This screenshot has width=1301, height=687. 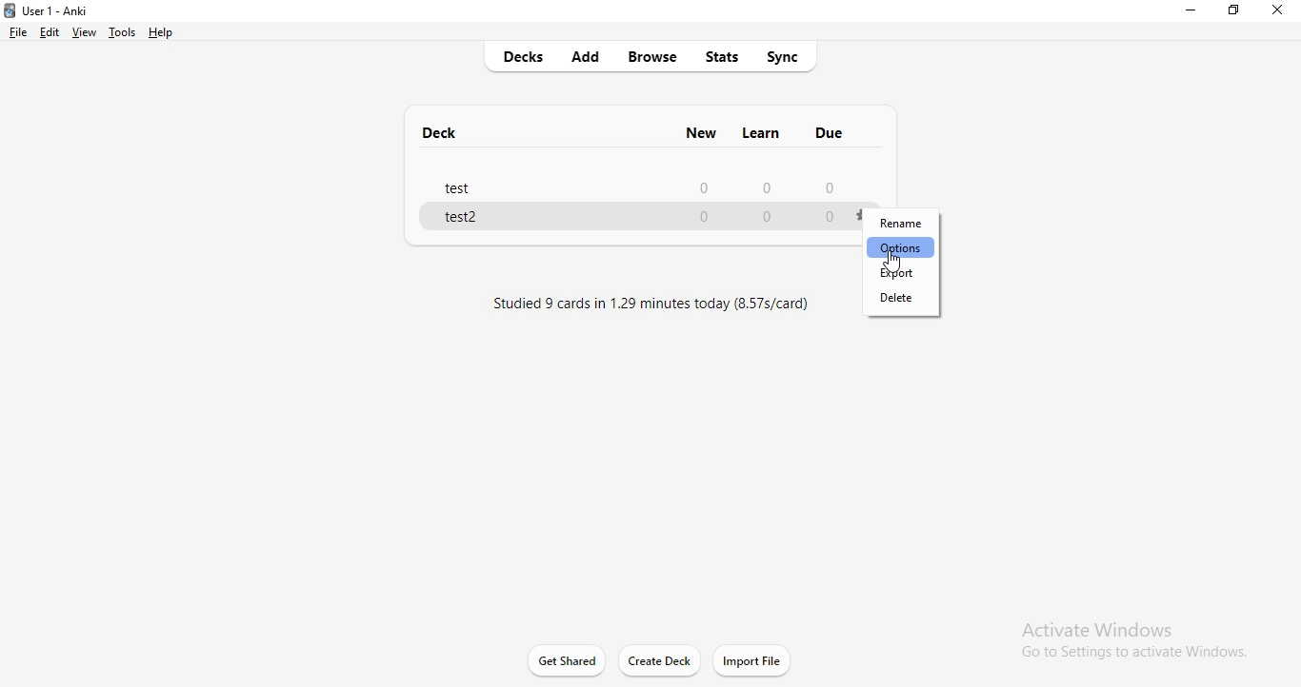 I want to click on file, so click(x=20, y=32).